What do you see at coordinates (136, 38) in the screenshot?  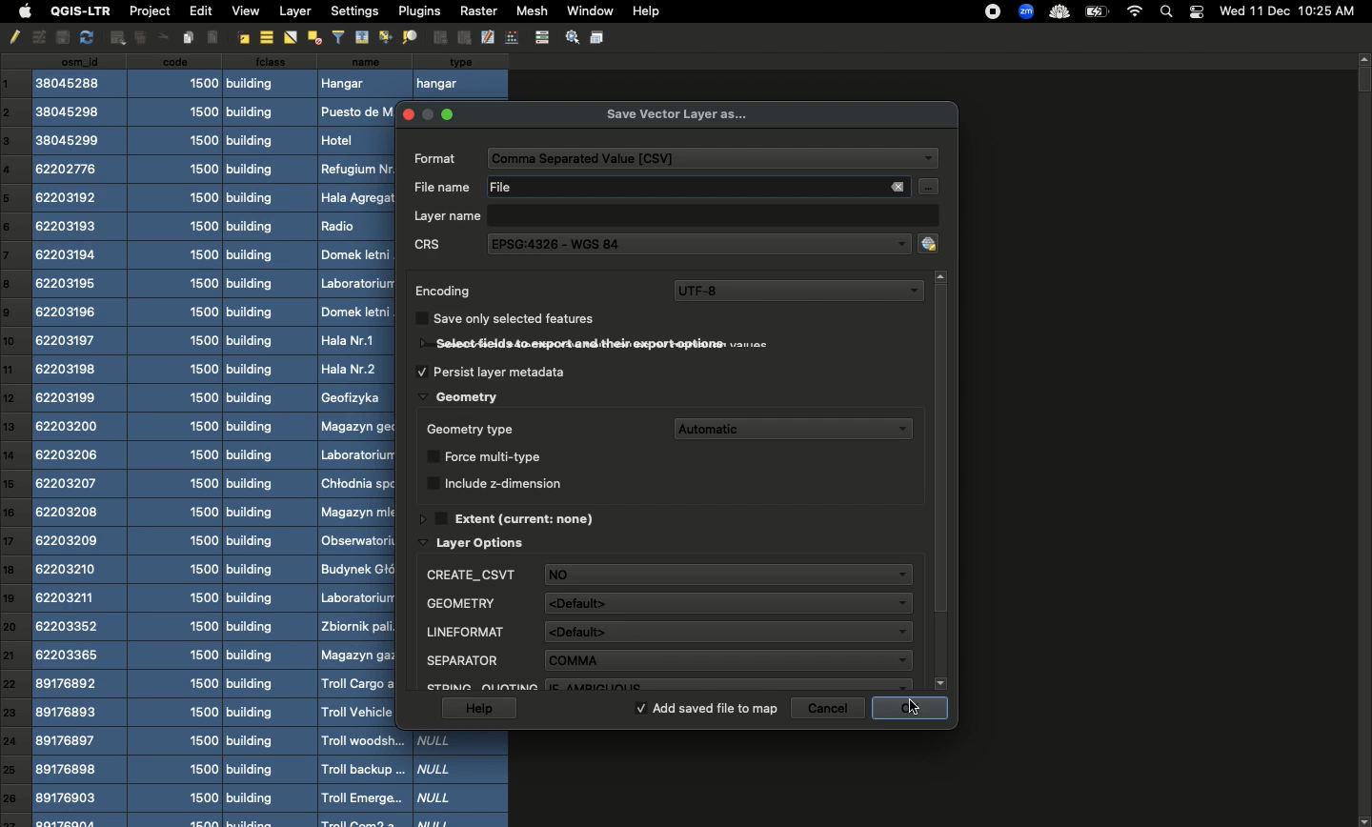 I see `Insert Text Box` at bounding box center [136, 38].